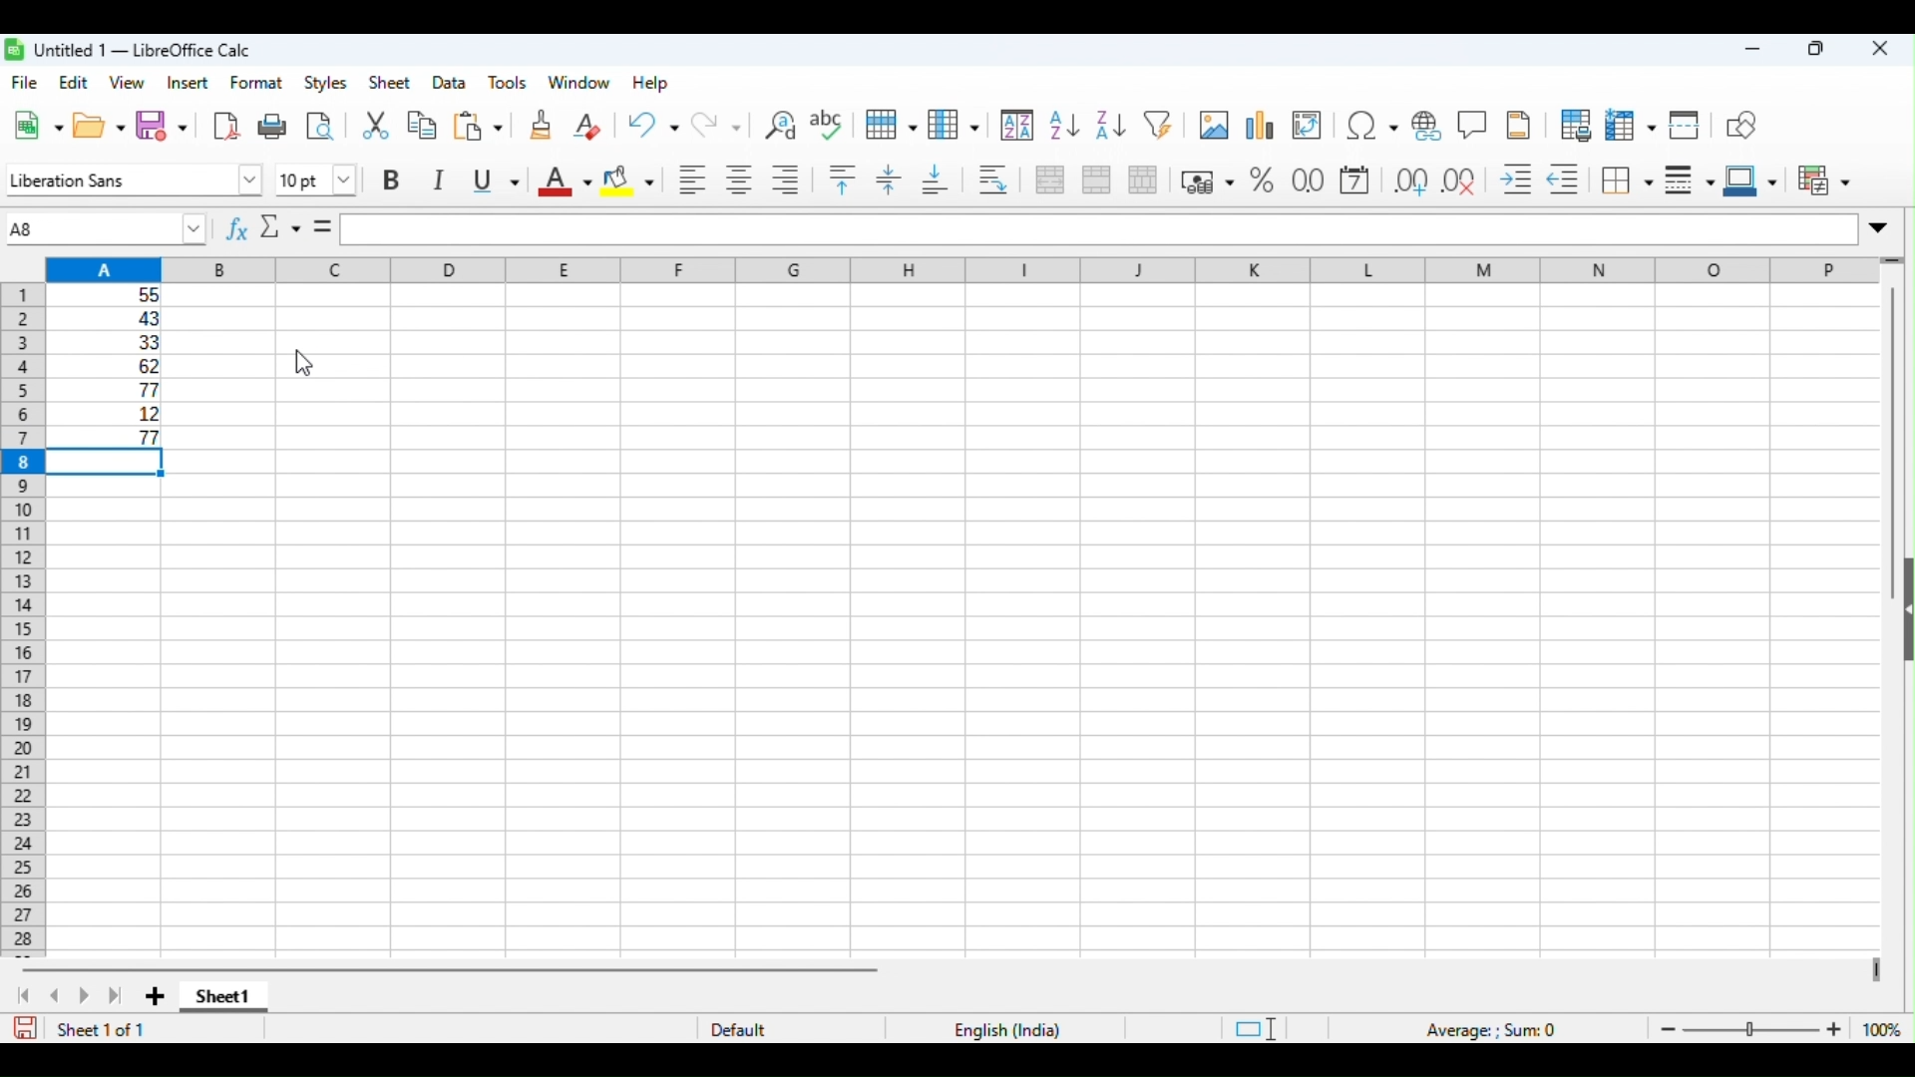 The height and width of the screenshot is (1077, 1915). Describe the element at coordinates (303, 357) in the screenshot. I see `cursor movement` at that location.